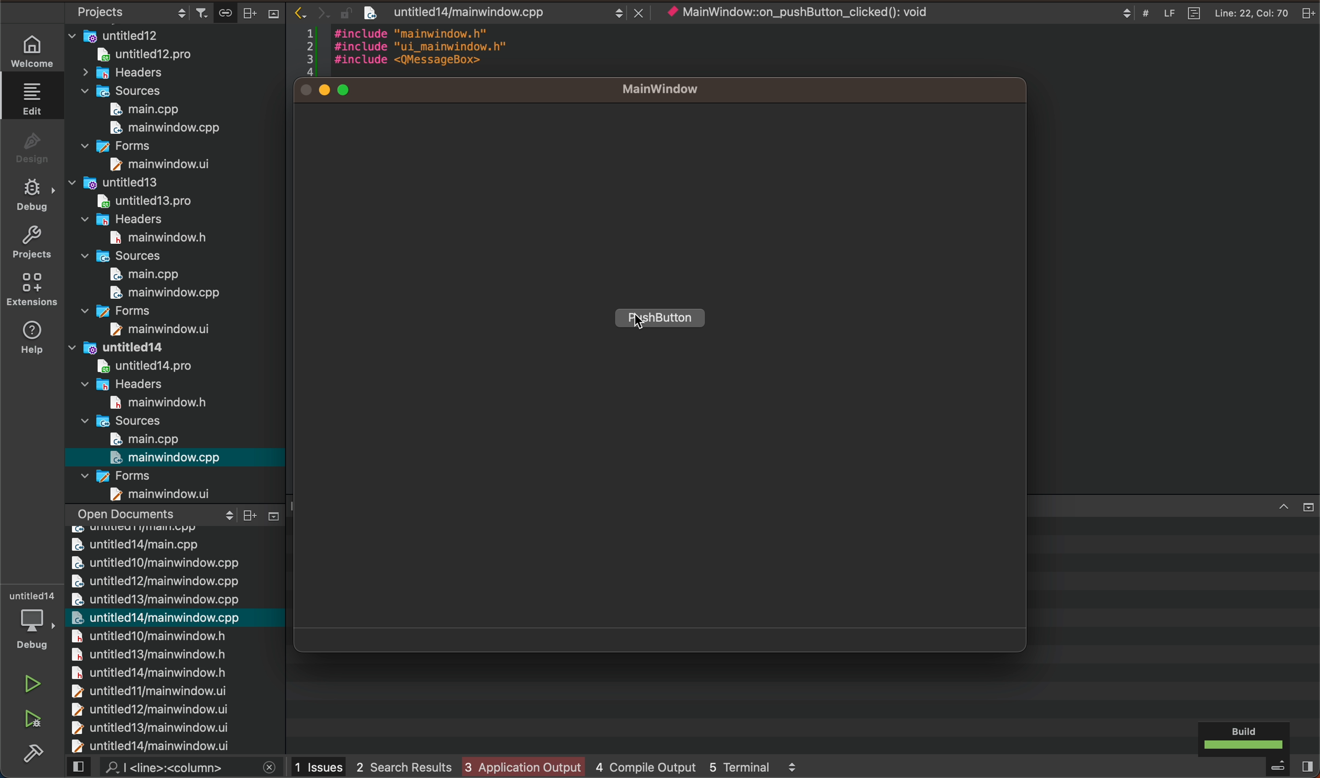  What do you see at coordinates (165, 494) in the screenshot?
I see `main window` at bounding box center [165, 494].